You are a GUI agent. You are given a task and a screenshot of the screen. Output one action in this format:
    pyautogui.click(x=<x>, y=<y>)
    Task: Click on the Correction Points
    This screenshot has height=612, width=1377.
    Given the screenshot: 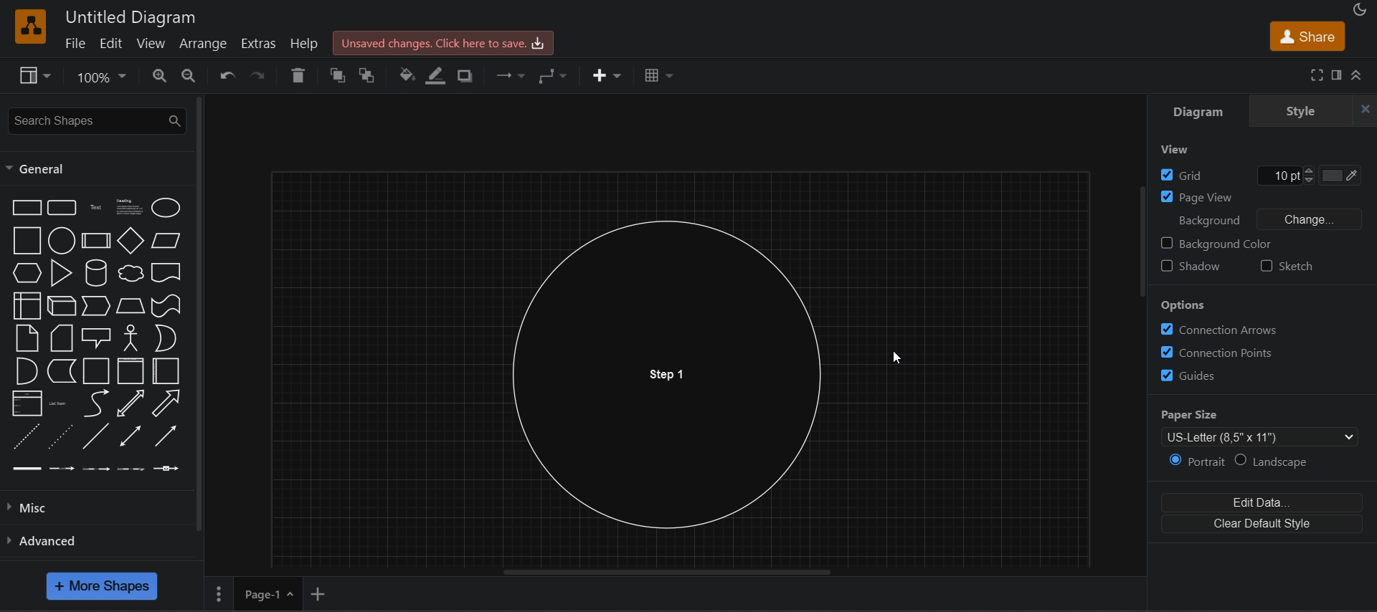 What is the action you would take?
    pyautogui.click(x=1216, y=353)
    